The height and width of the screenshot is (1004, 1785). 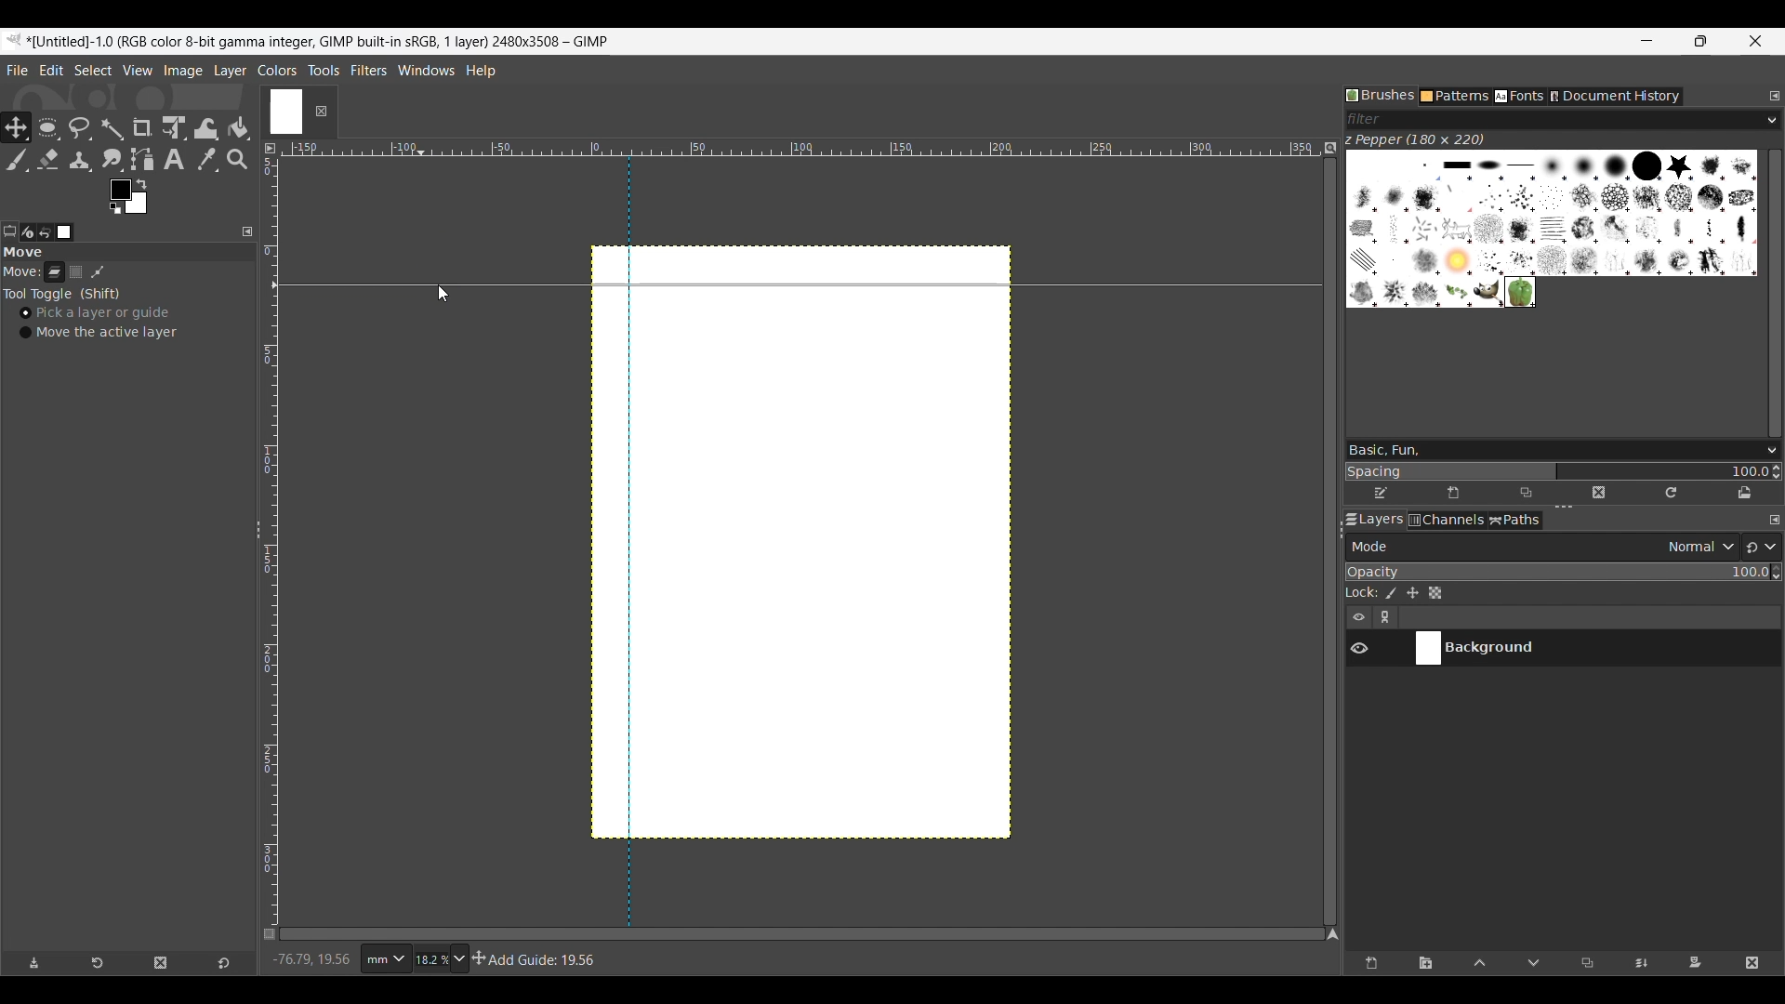 What do you see at coordinates (21, 271) in the screenshot?
I see `Indicates move tools` at bounding box center [21, 271].